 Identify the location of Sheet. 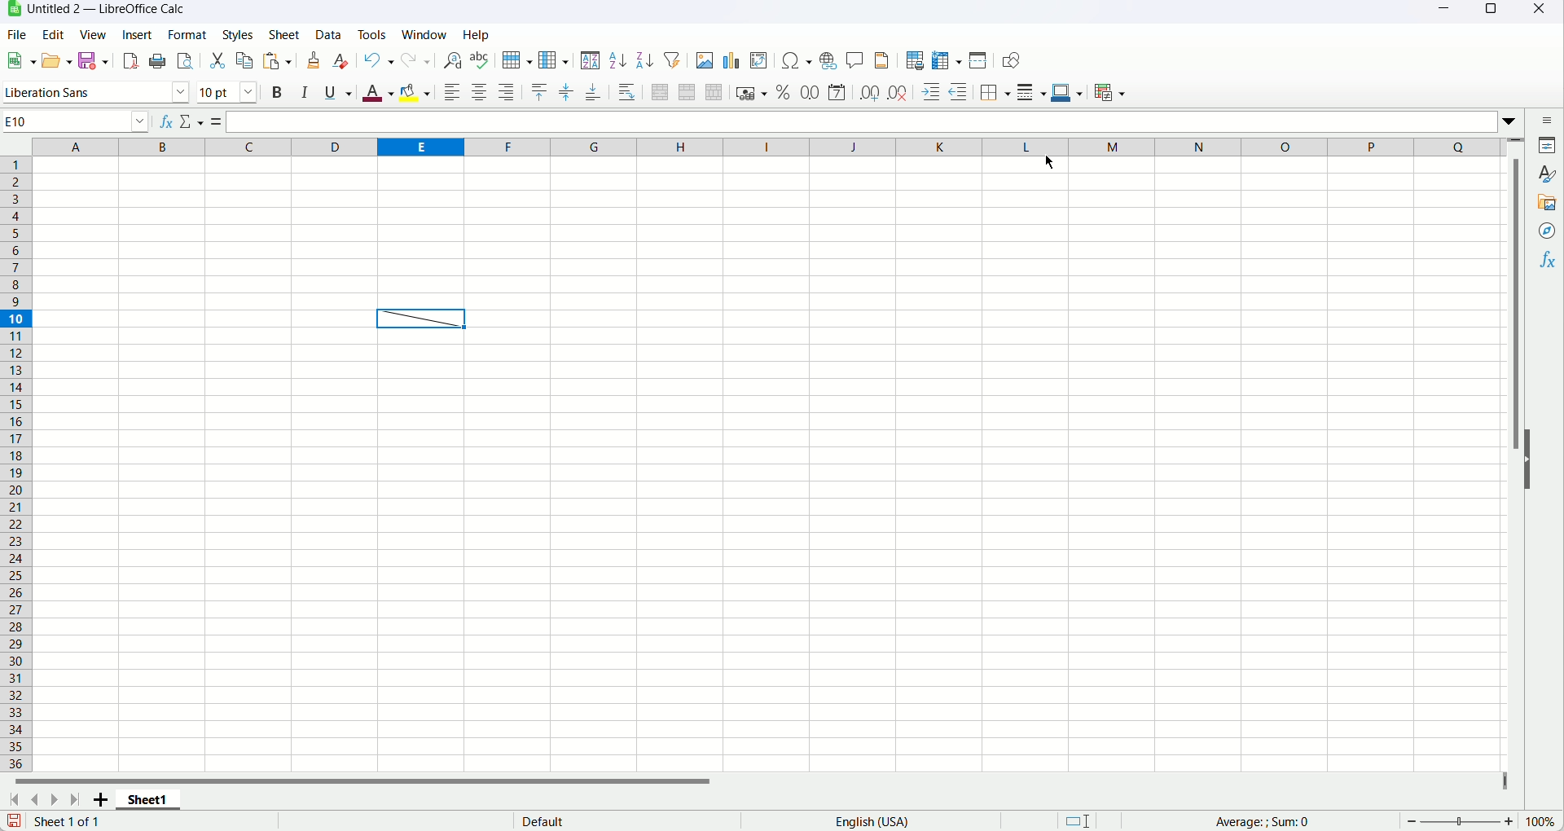
(287, 35).